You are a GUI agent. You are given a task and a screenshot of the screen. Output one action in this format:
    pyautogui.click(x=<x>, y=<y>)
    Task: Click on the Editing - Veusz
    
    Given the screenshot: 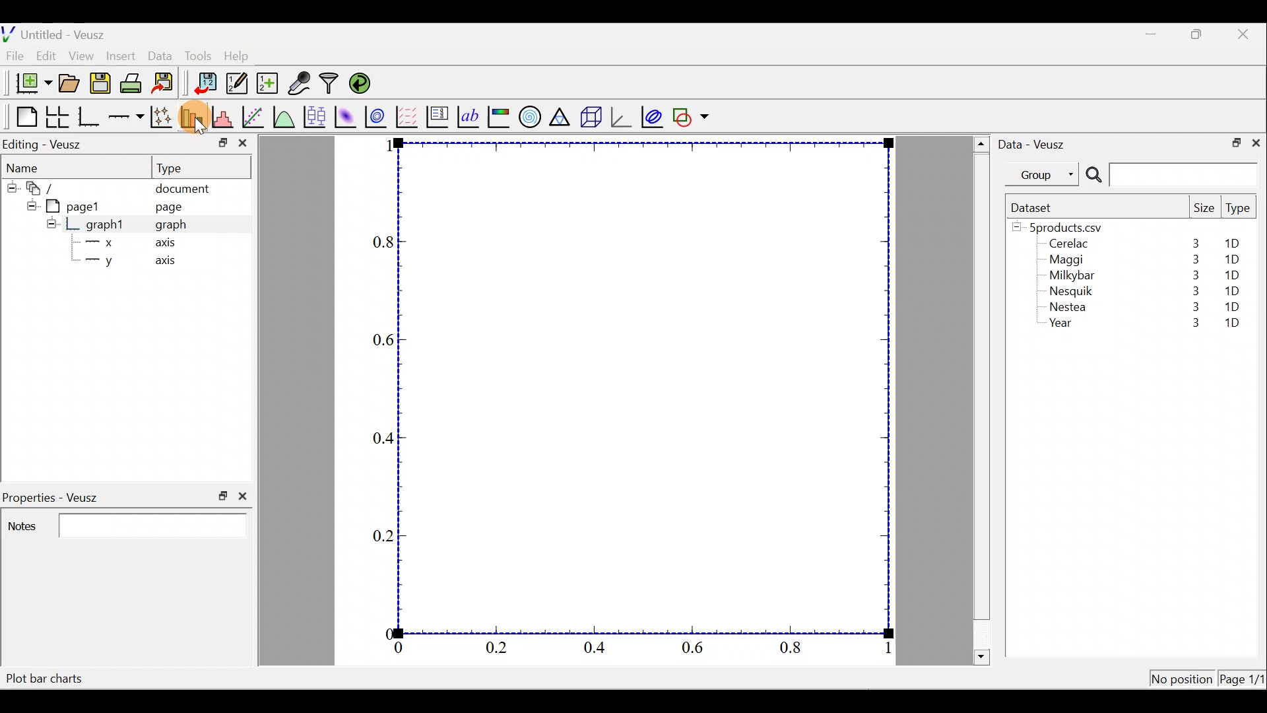 What is the action you would take?
    pyautogui.click(x=45, y=144)
    